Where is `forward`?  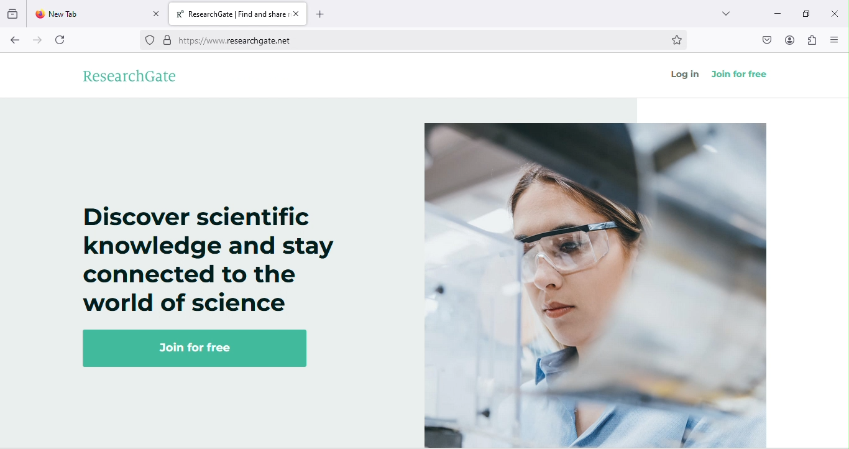
forward is located at coordinates (37, 41).